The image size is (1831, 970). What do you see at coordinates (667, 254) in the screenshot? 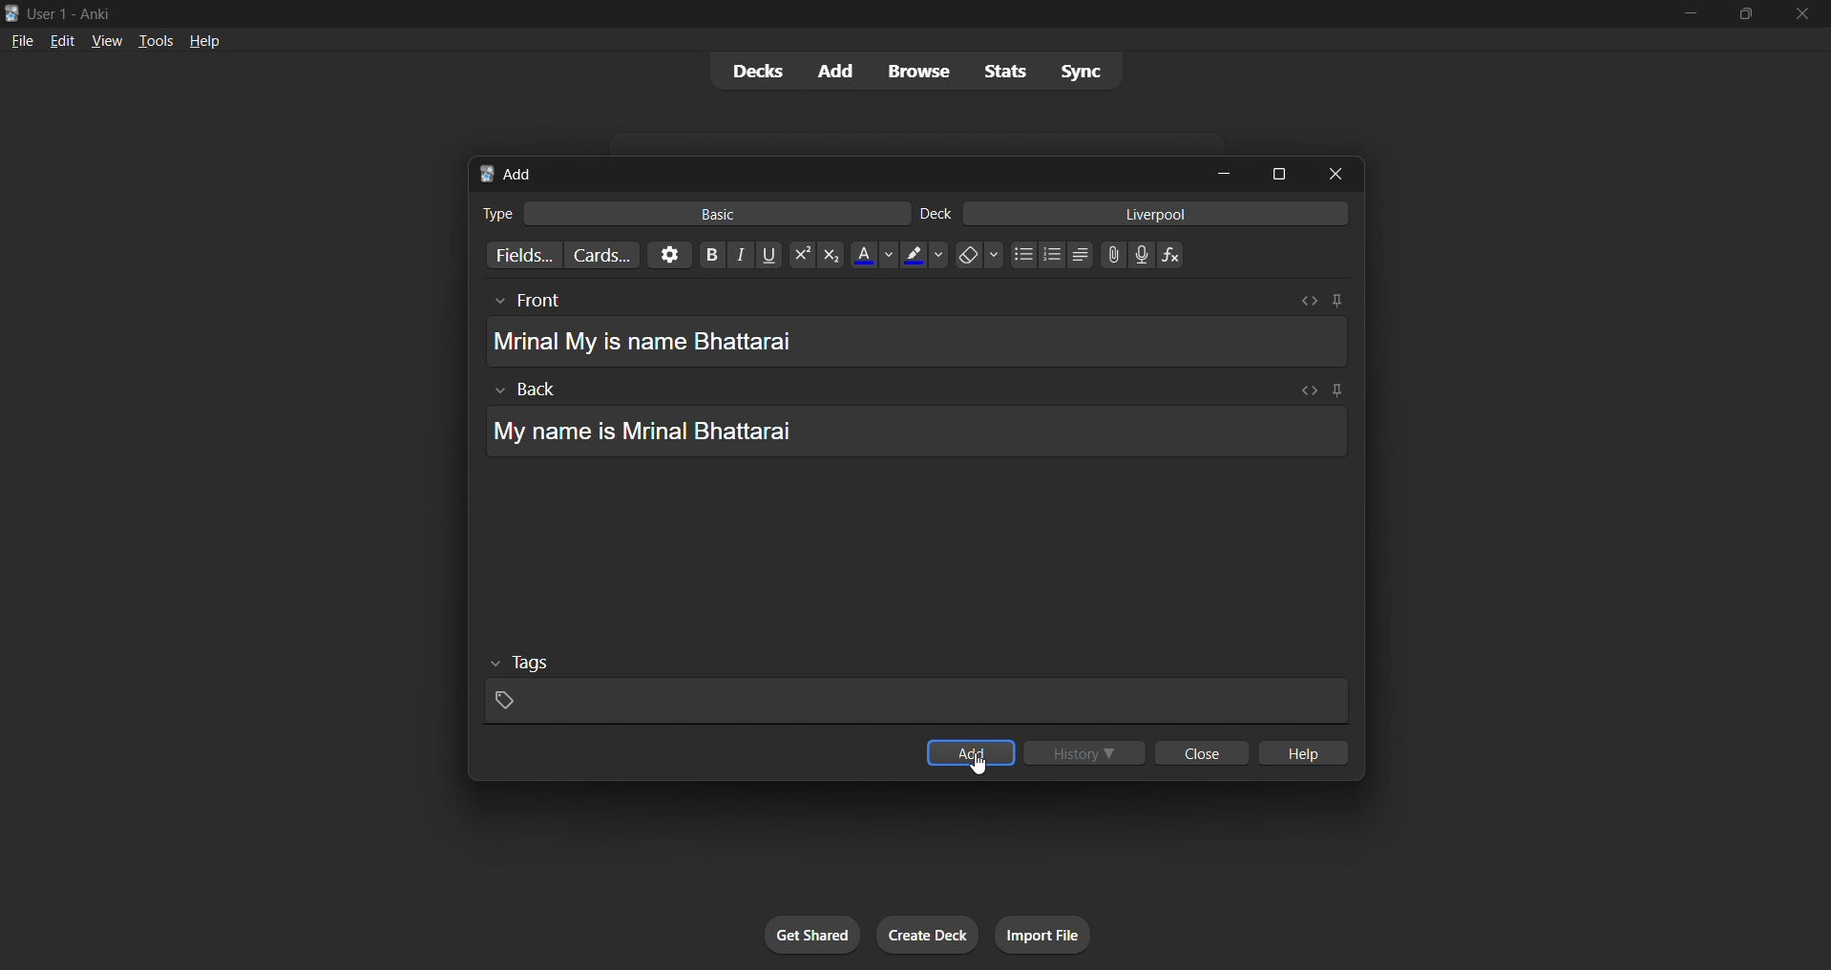
I see `options` at bounding box center [667, 254].